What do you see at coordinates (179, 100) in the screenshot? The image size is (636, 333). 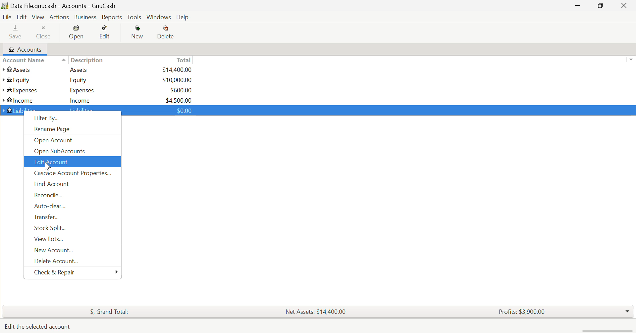 I see `USD` at bounding box center [179, 100].